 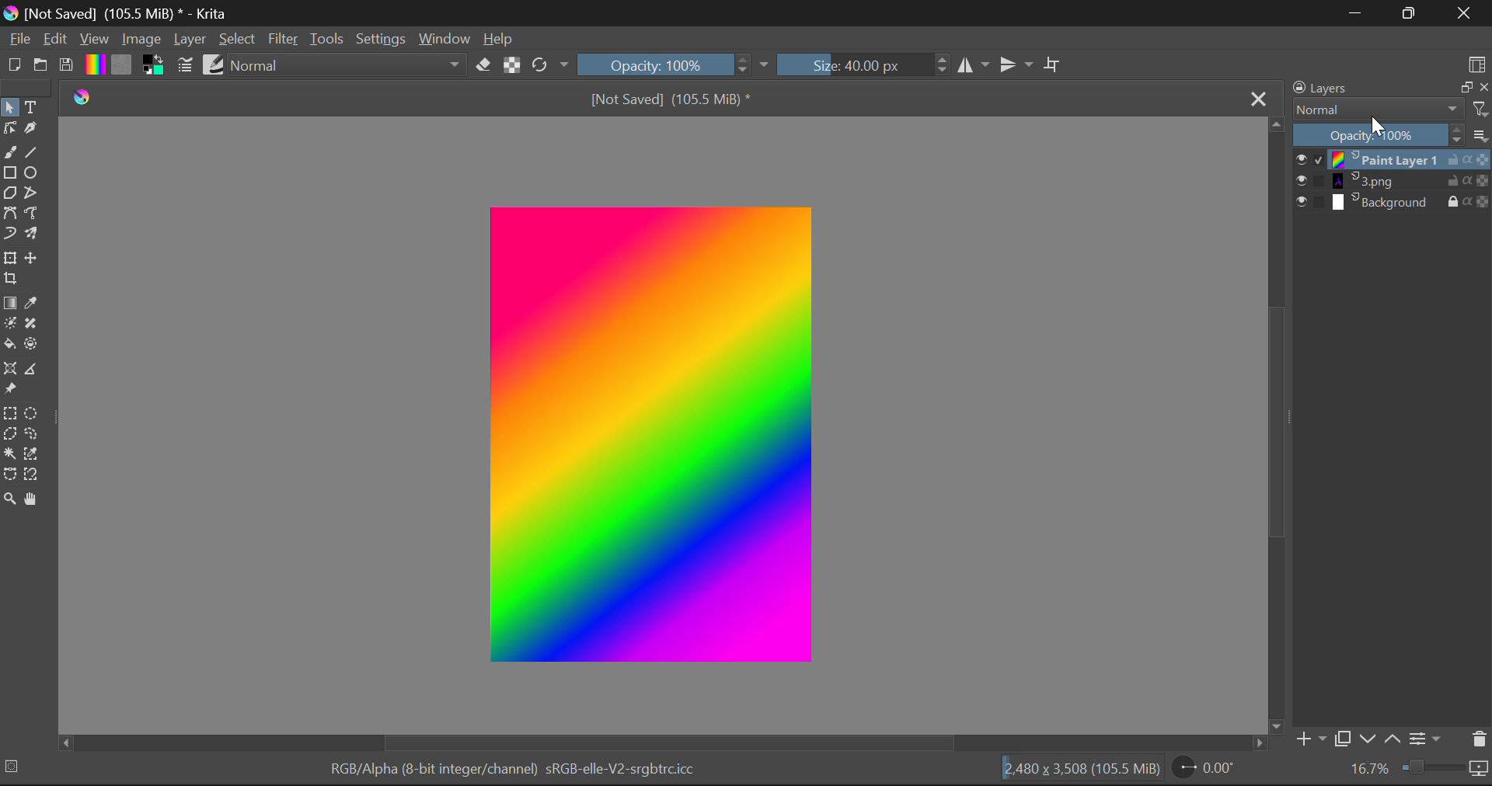 What do you see at coordinates (1459, 181) in the screenshot?
I see `lock layer` at bounding box center [1459, 181].